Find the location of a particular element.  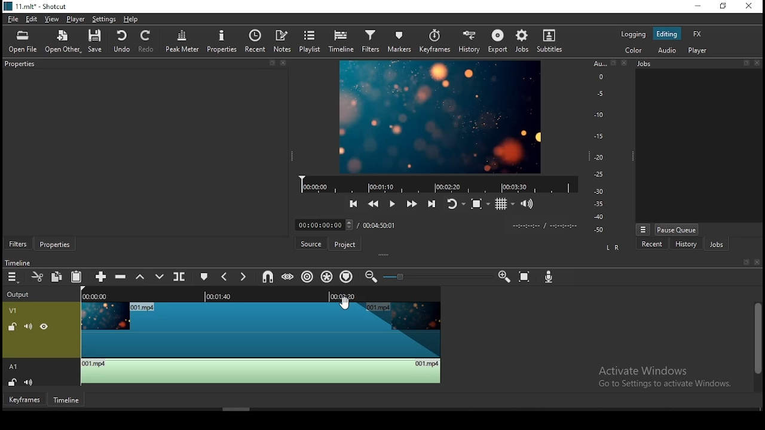

skip to previous point is located at coordinates (354, 204).